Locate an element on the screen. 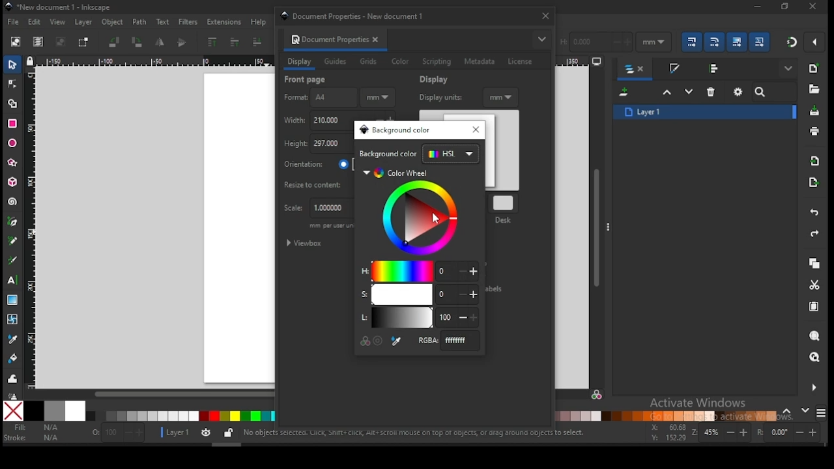  snap options is located at coordinates (816, 42).